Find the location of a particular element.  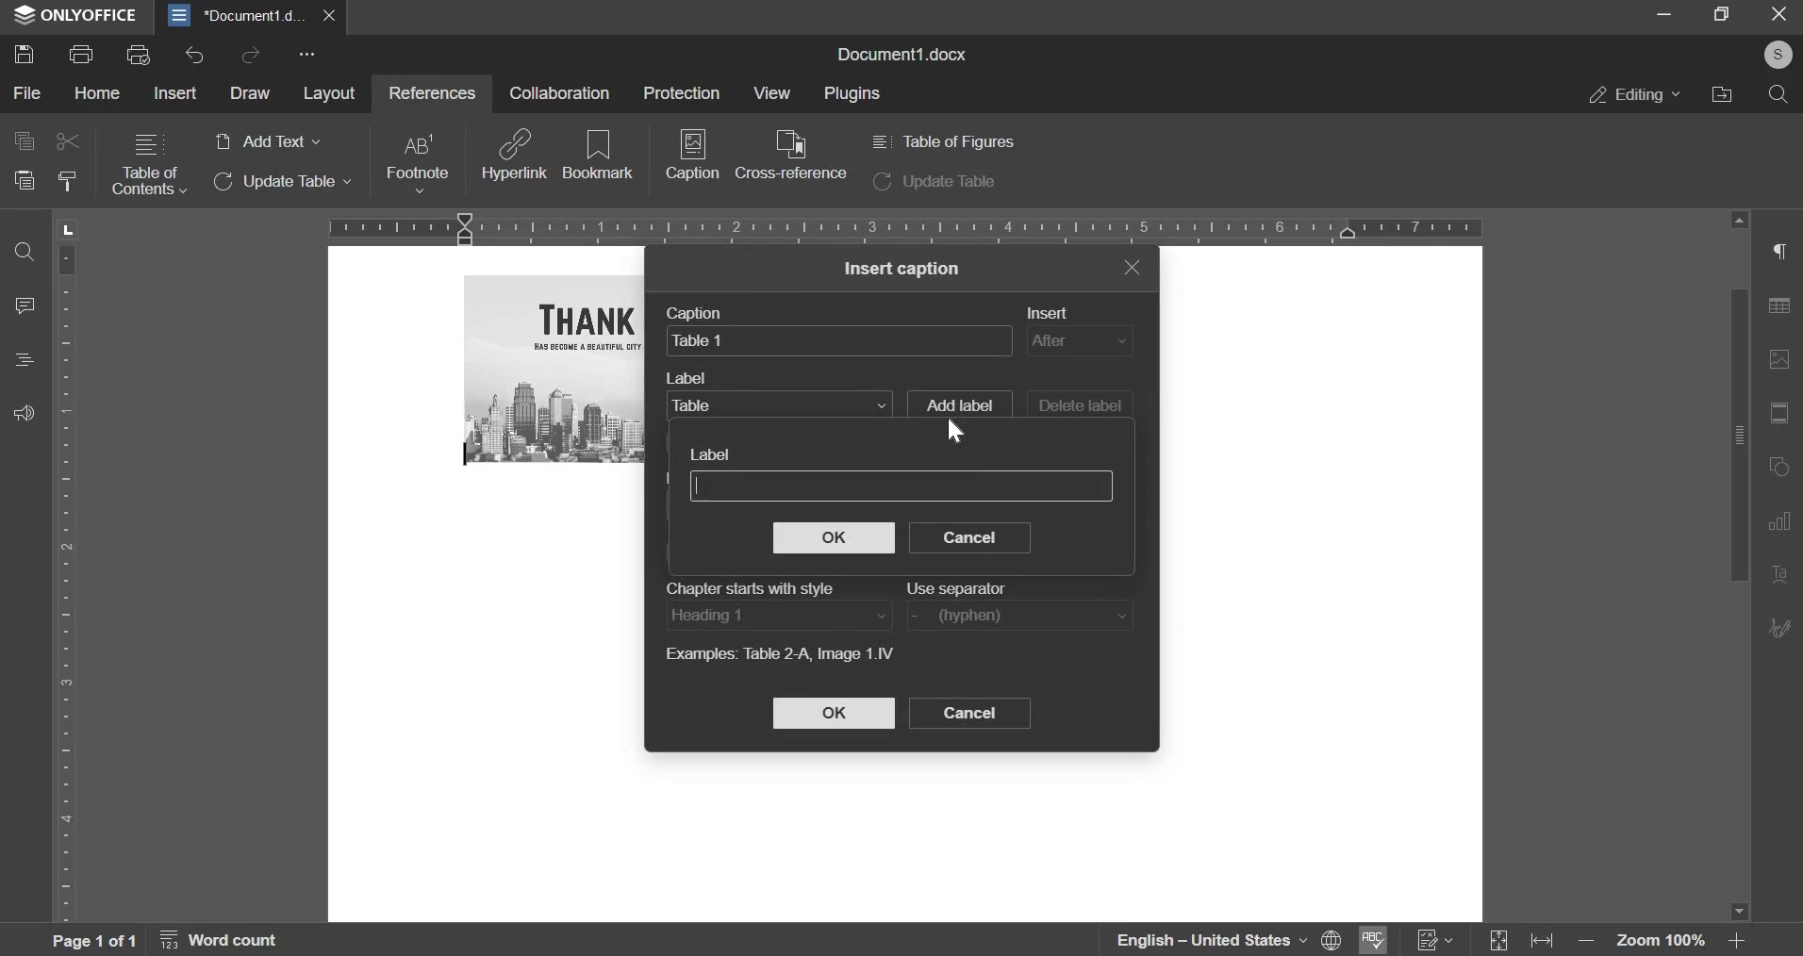

heading is located at coordinates (25, 359).